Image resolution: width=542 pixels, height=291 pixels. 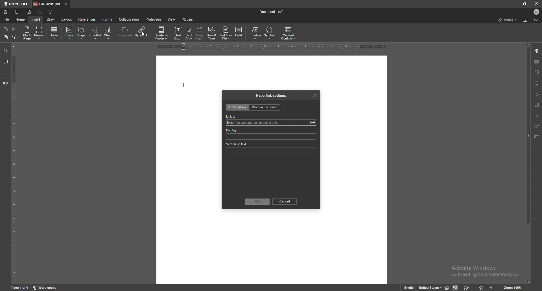 I want to click on symbol, so click(x=270, y=33).